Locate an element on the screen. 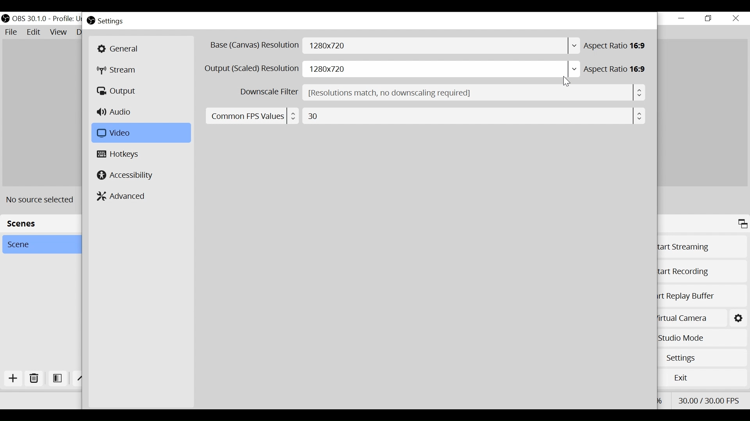 This screenshot has height=421, width=750. OBS Studio Desktop Icon is located at coordinates (90, 21).